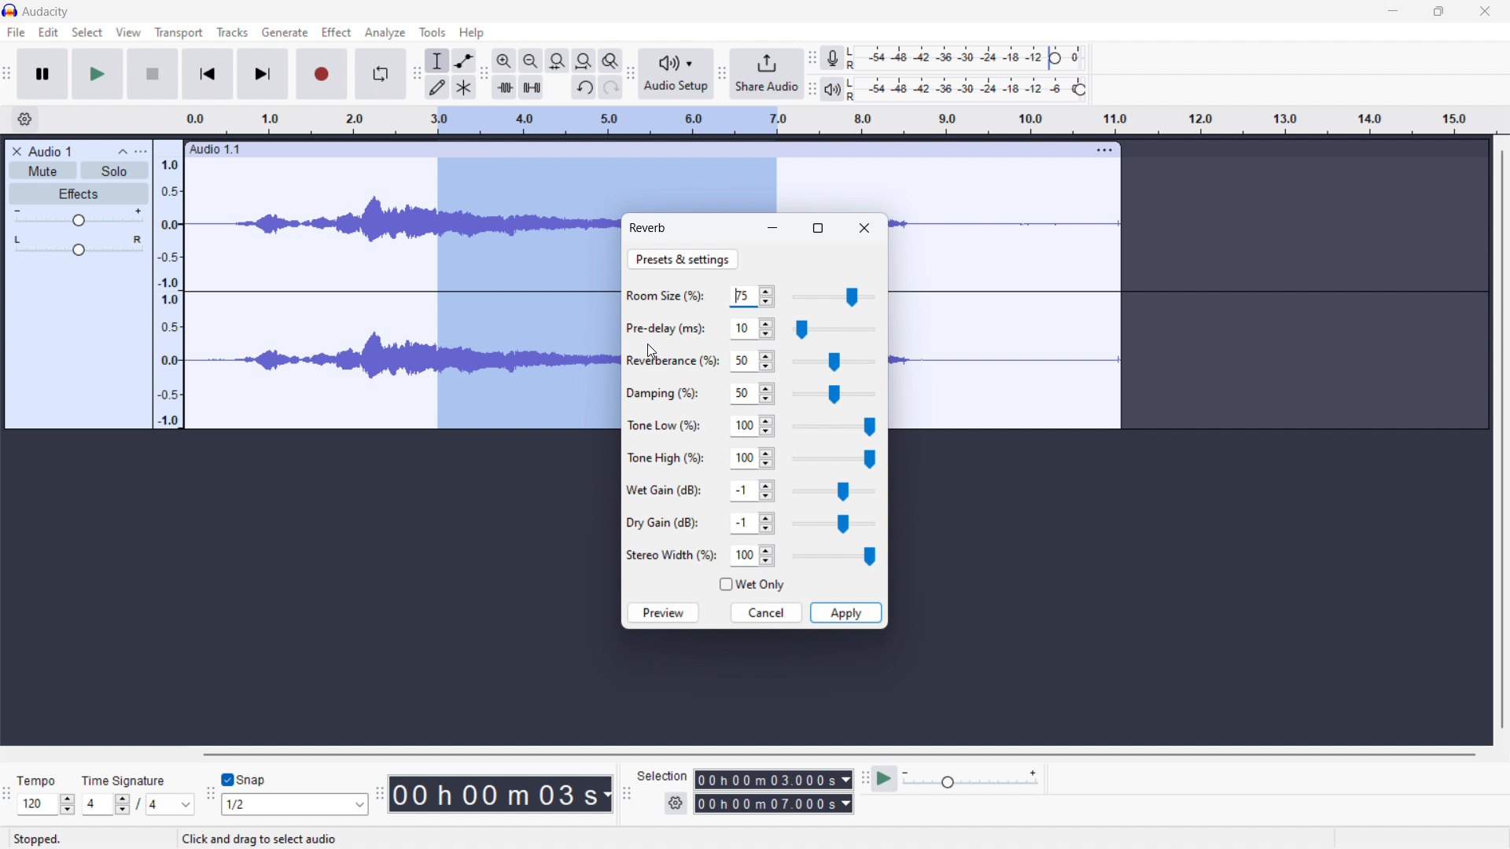  What do you see at coordinates (753, 555) in the screenshot?
I see `100` at bounding box center [753, 555].